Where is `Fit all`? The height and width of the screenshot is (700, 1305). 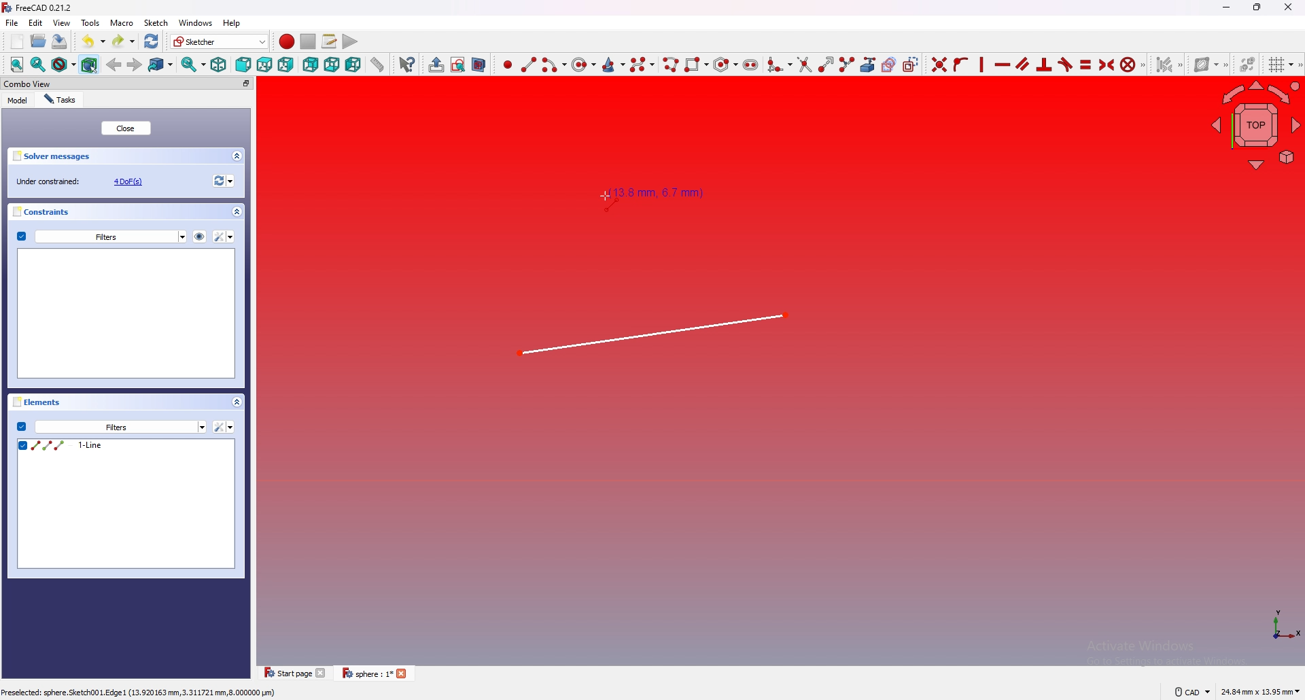
Fit all is located at coordinates (14, 65).